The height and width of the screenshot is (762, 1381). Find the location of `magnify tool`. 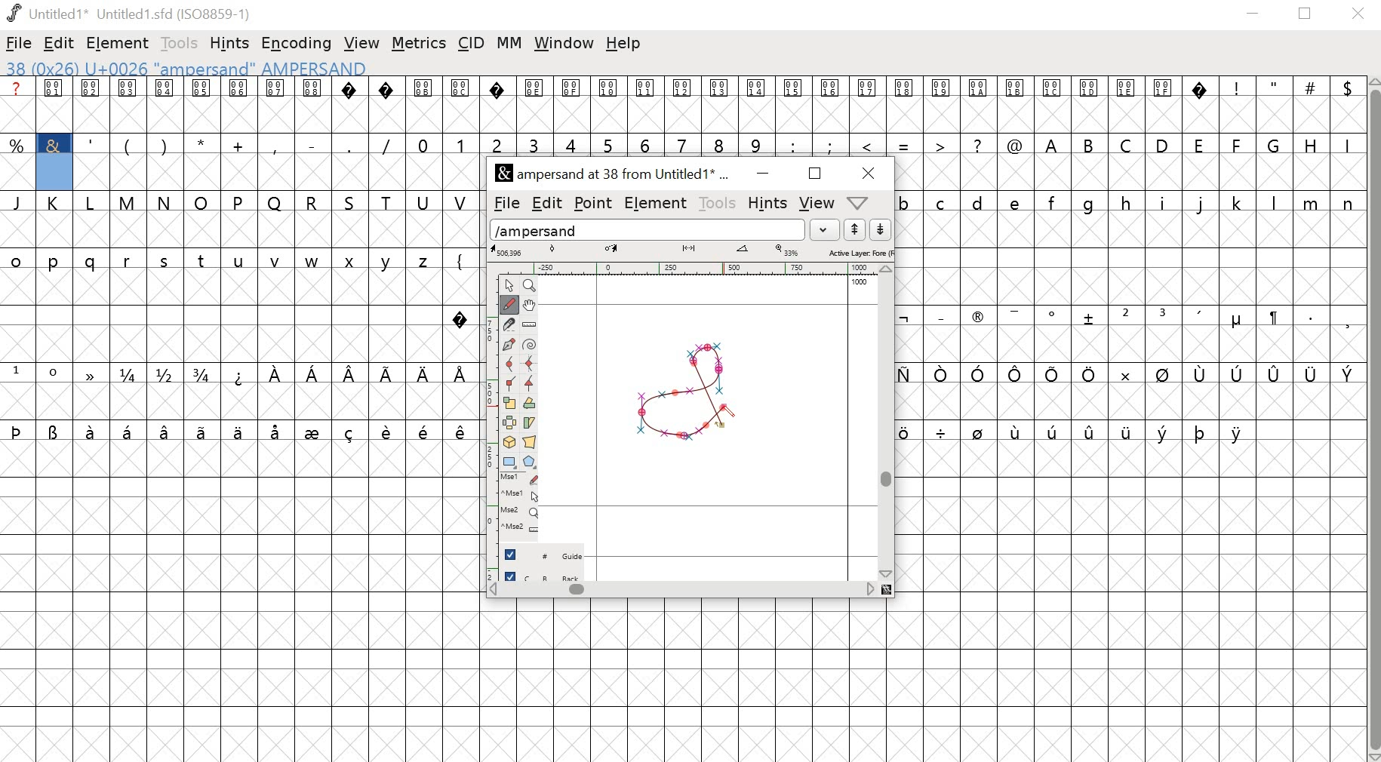

magnify tool is located at coordinates (532, 284).